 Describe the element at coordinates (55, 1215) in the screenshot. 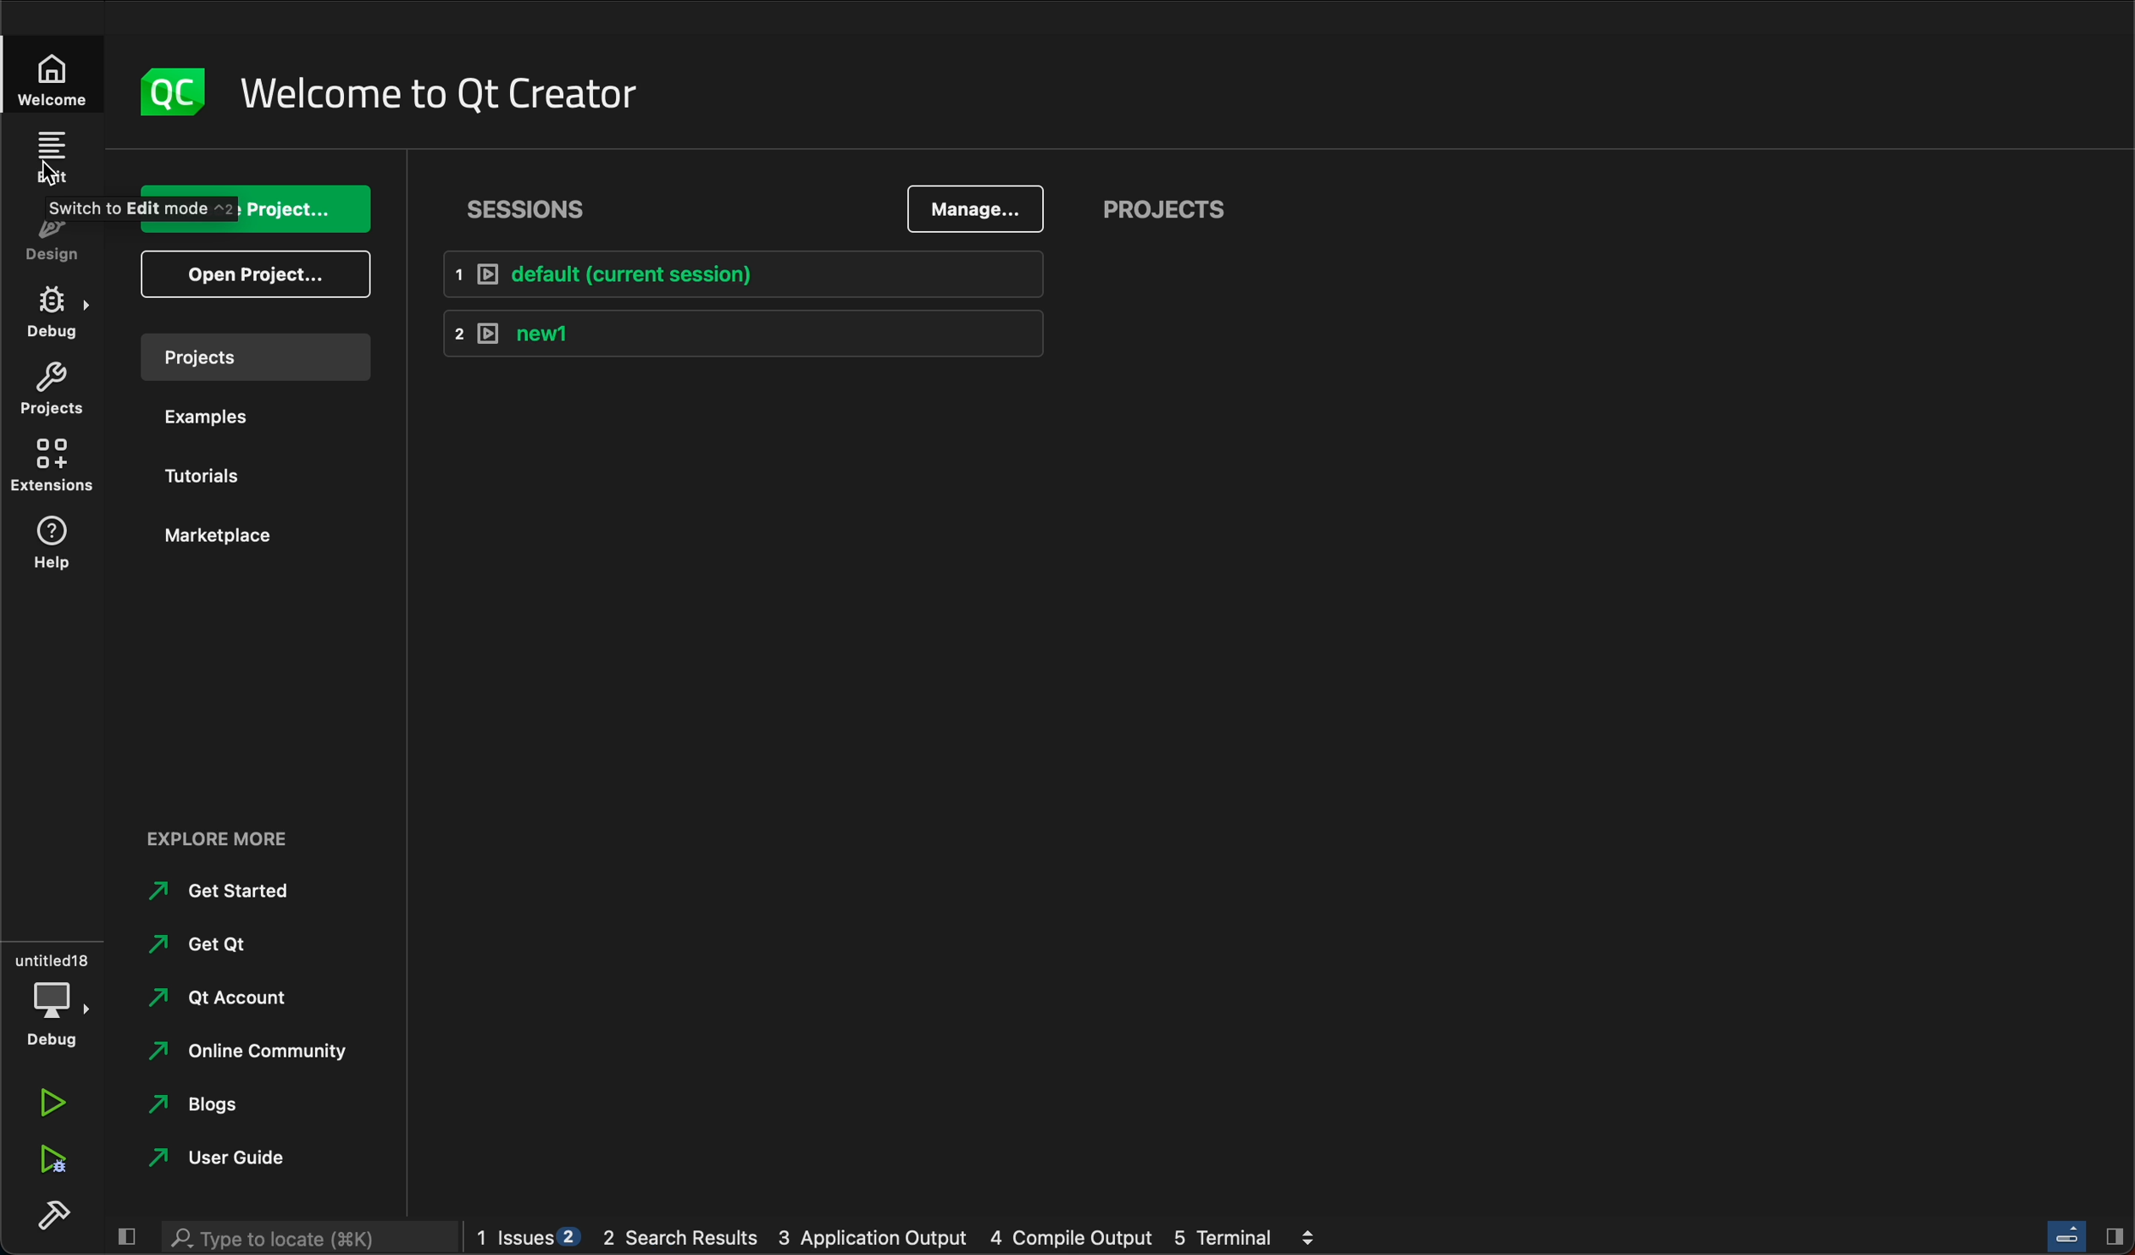

I see `build` at that location.